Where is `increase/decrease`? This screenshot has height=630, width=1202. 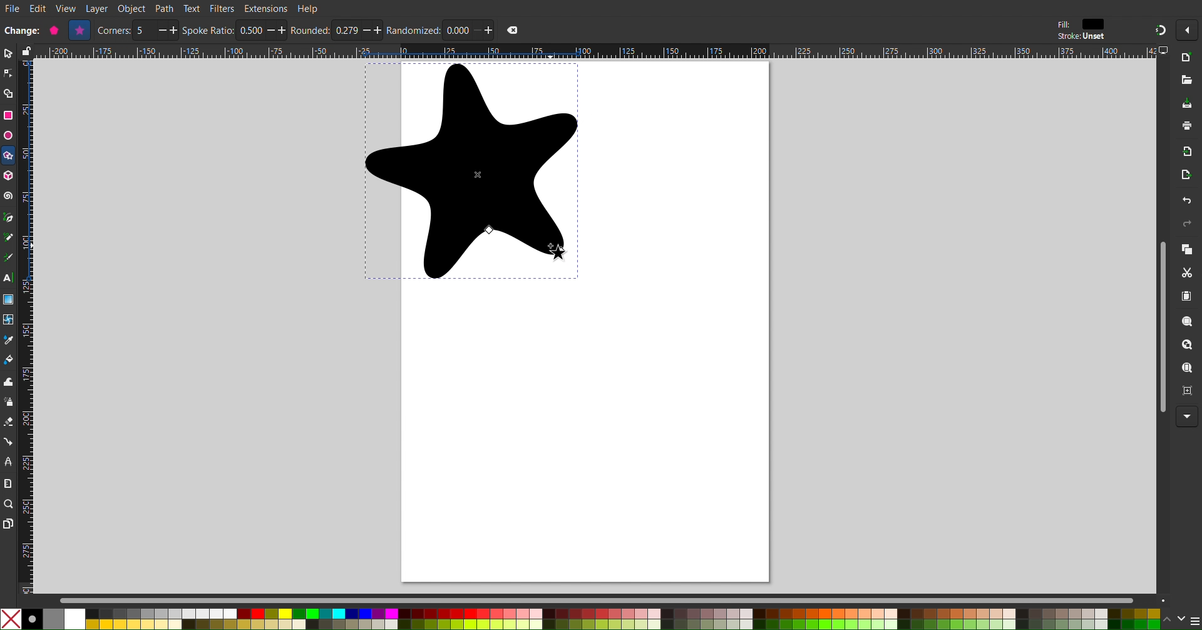
increase/decrease is located at coordinates (168, 30).